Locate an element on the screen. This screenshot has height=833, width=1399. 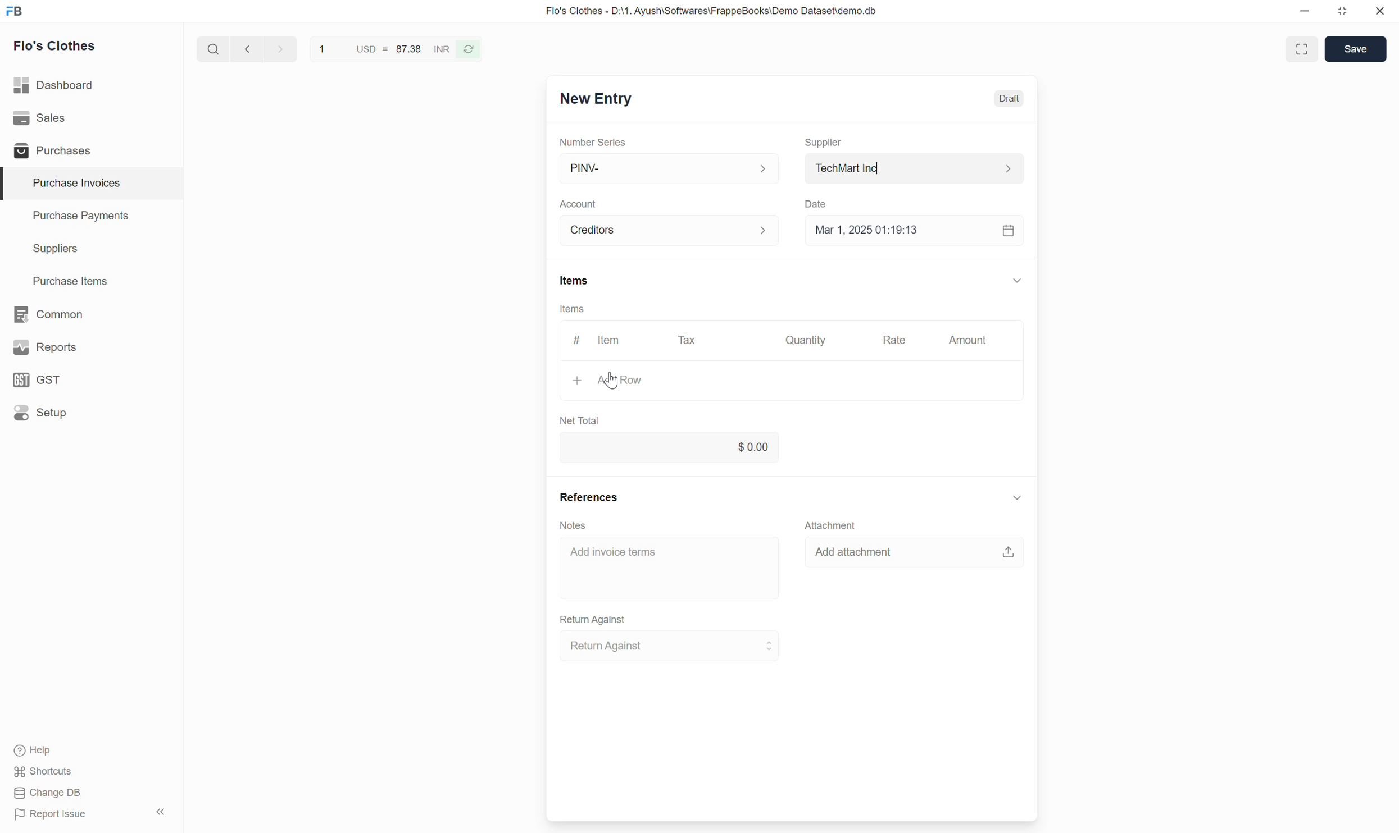
# is located at coordinates (575, 337).